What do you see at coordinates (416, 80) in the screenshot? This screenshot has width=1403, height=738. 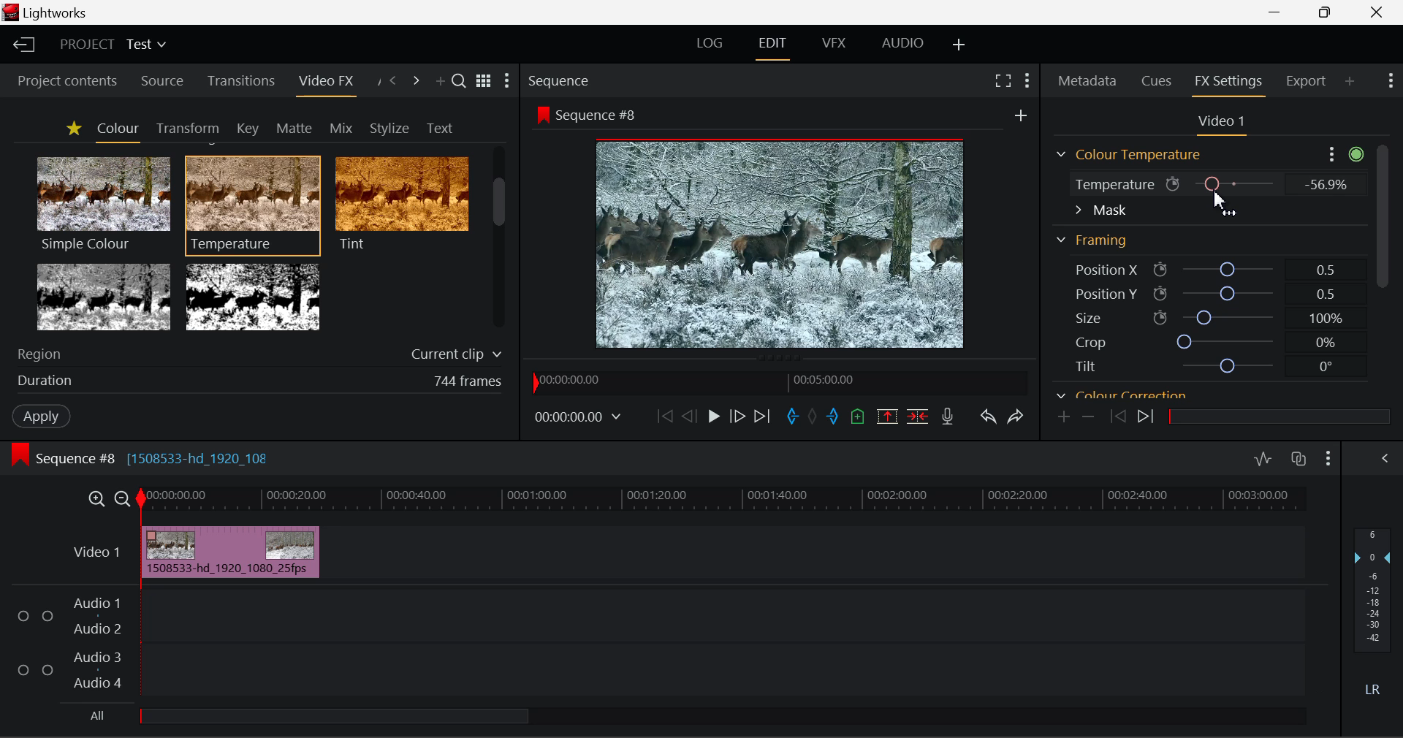 I see `Next Panel` at bounding box center [416, 80].